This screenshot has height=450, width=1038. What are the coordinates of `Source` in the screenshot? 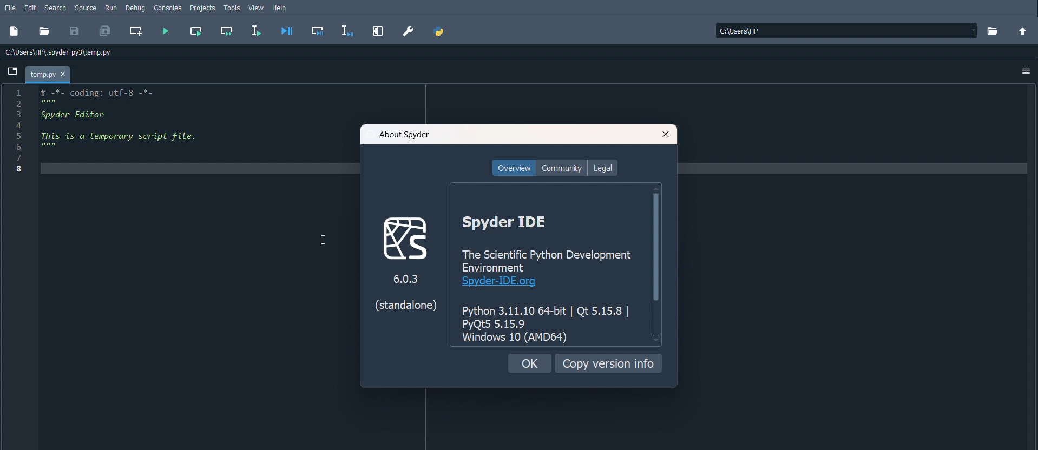 It's located at (86, 9).